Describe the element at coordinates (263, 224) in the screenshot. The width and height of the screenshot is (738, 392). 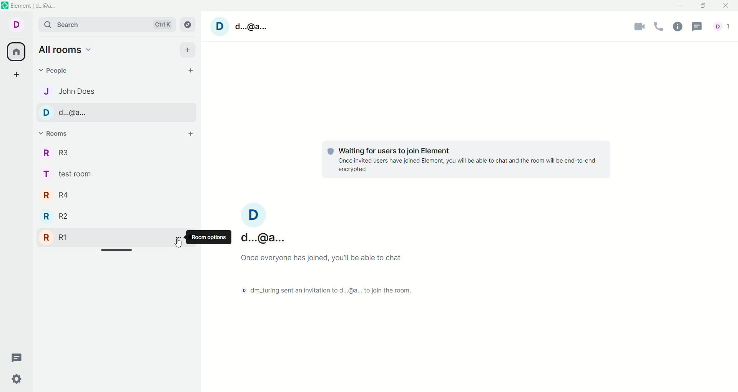
I see `D
d..@a...` at that location.